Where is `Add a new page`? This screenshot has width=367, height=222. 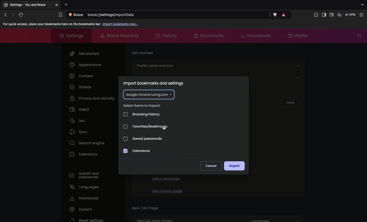
Add a new page is located at coordinates (166, 178).